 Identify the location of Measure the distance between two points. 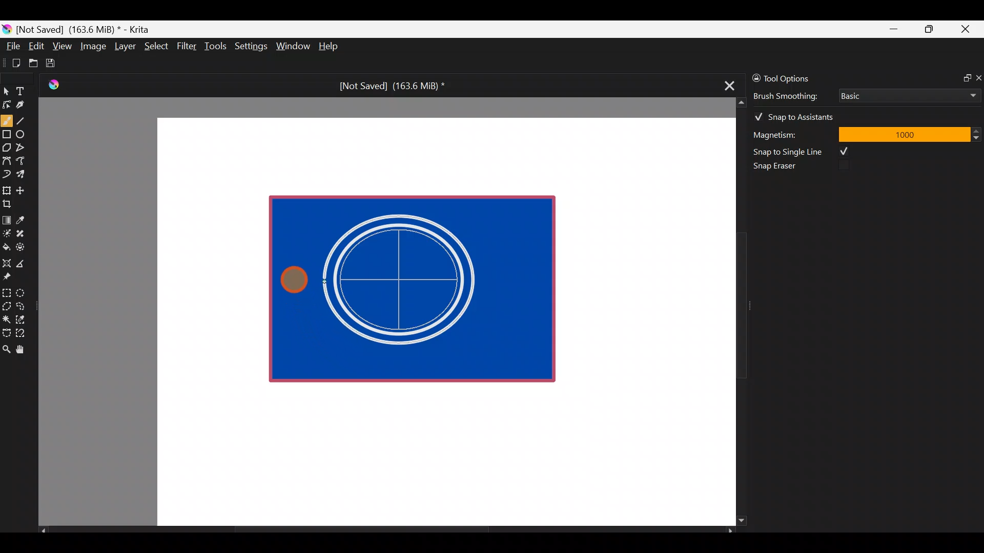
(24, 260).